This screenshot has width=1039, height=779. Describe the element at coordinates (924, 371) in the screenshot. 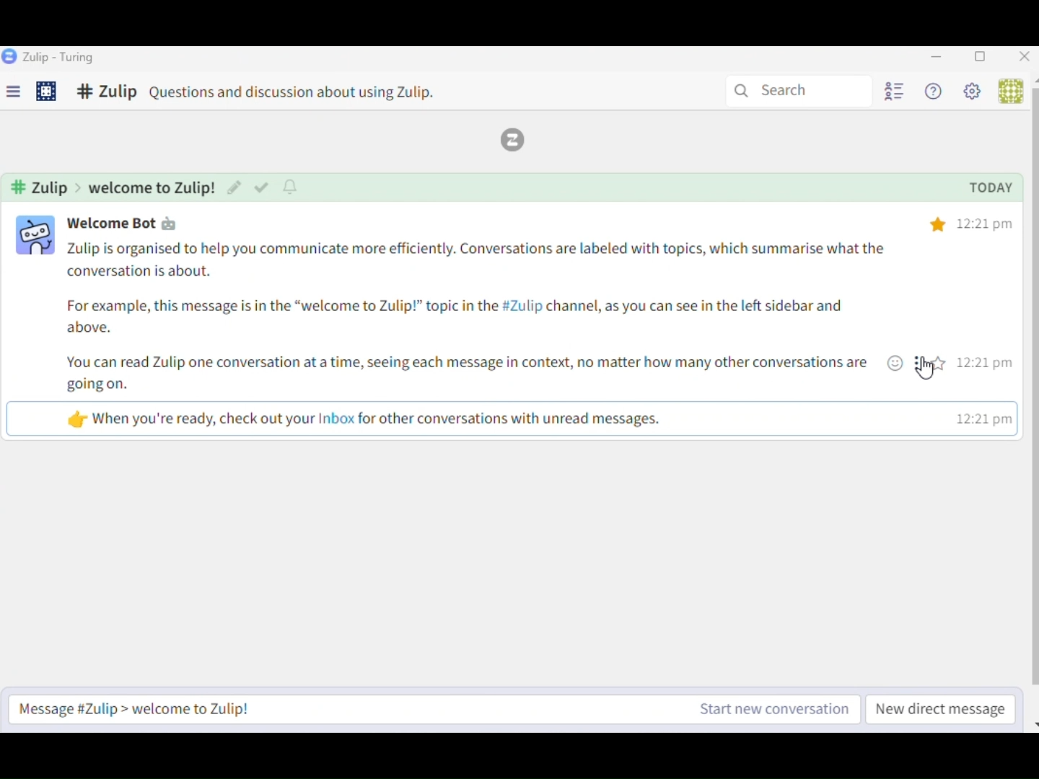

I see `Cursor` at that location.